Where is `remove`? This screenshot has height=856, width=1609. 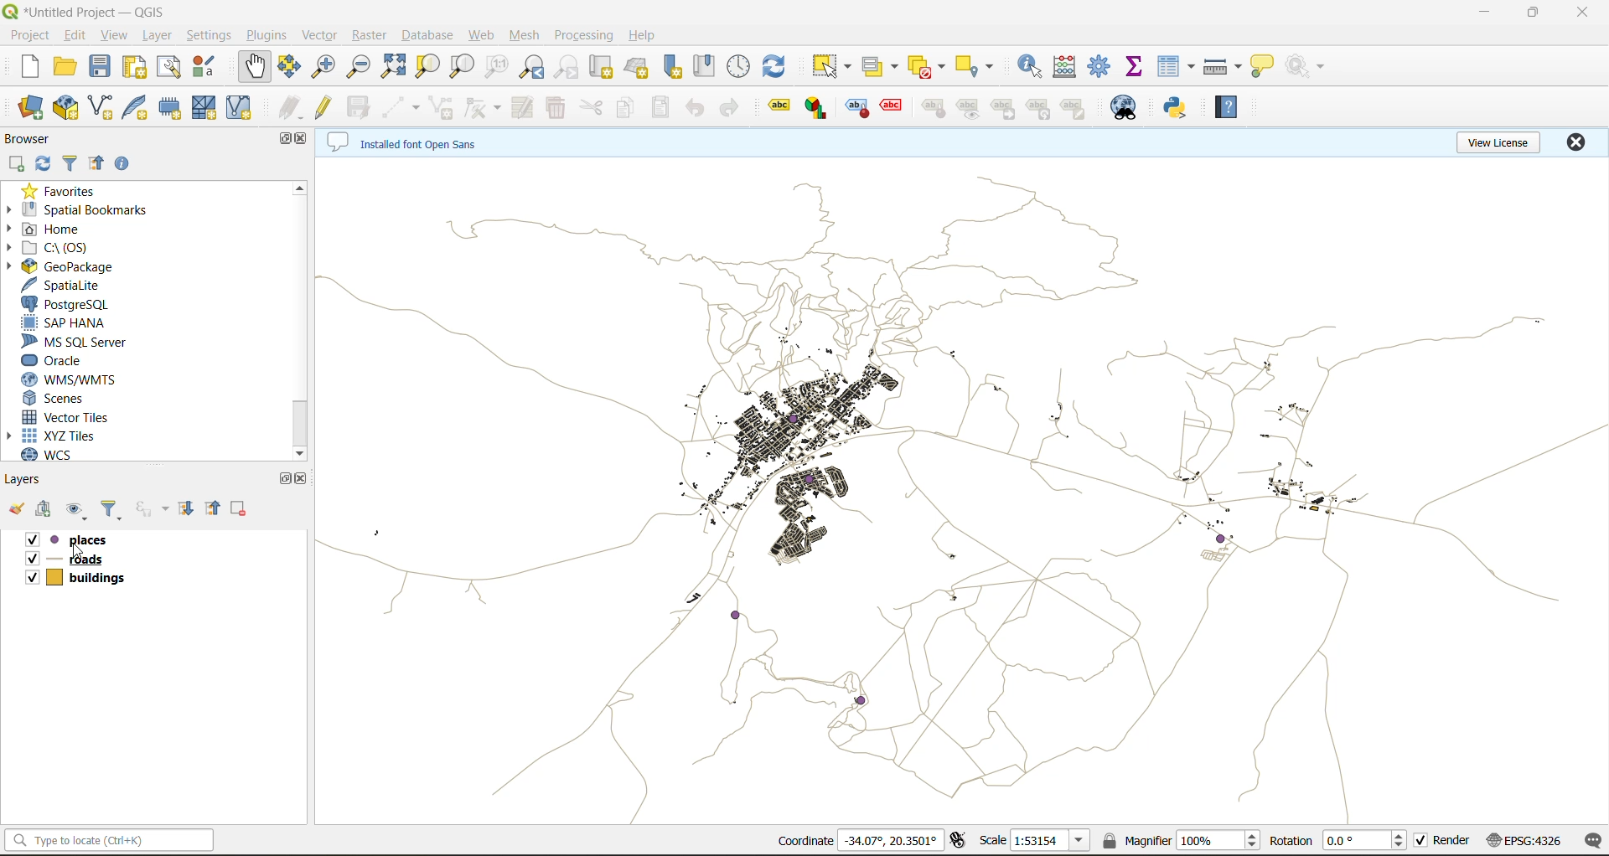
remove is located at coordinates (239, 509).